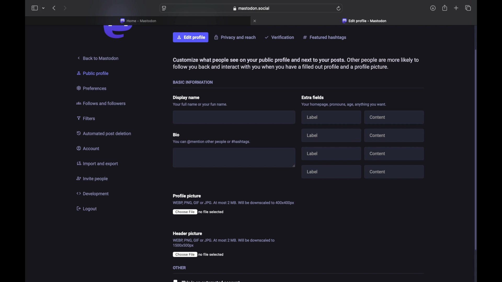 Image resolution: width=502 pixels, height=282 pixels. What do you see at coordinates (395, 136) in the screenshot?
I see `content` at bounding box center [395, 136].